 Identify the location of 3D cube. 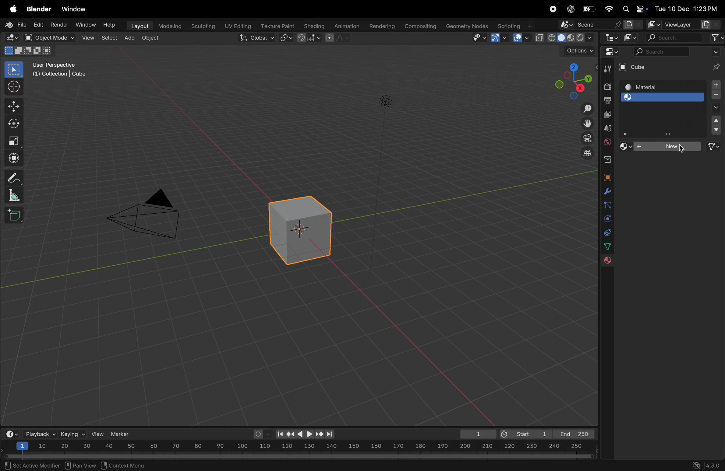
(298, 230).